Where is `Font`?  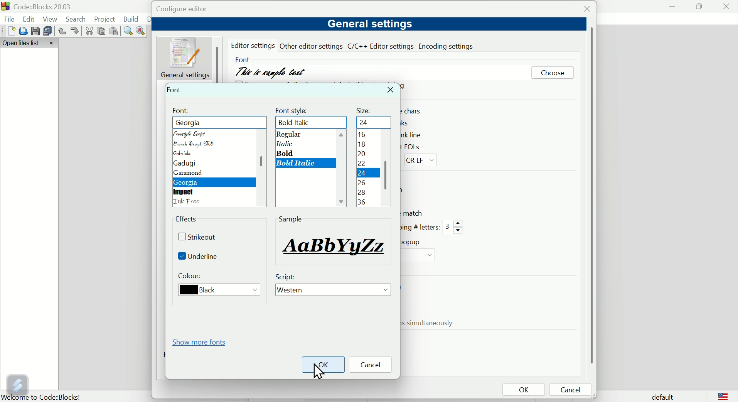 Font is located at coordinates (242, 58).